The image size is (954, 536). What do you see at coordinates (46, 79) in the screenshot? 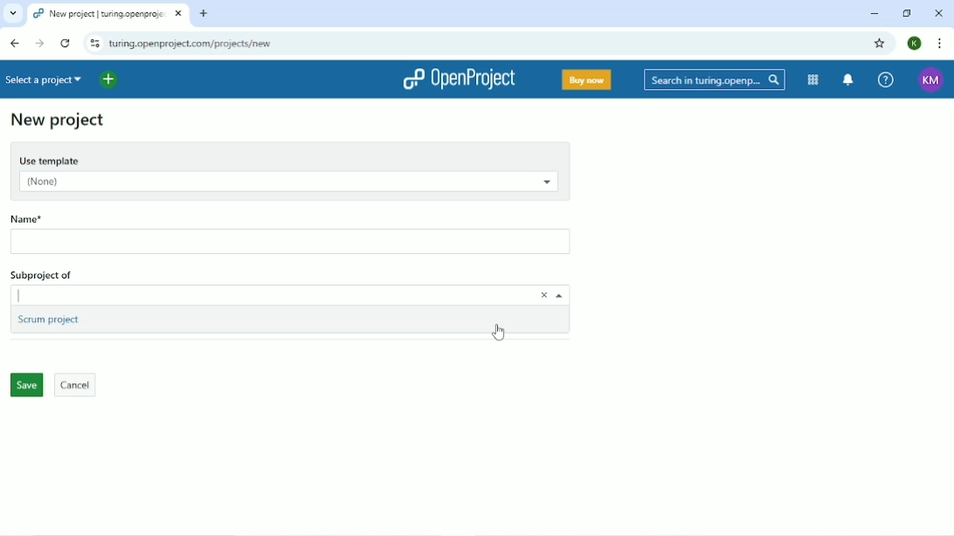
I see `Select a project` at bounding box center [46, 79].